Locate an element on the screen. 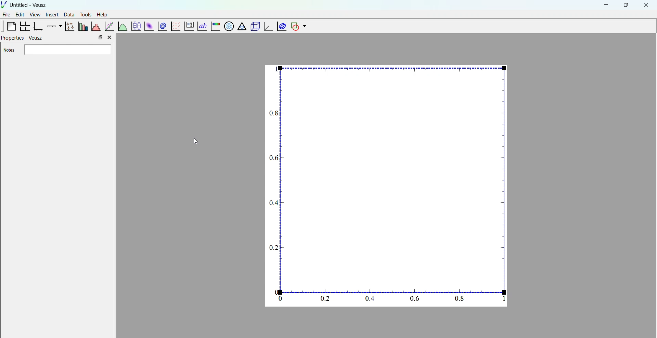 This screenshot has width=657, height=338. 0.6 is located at coordinates (272, 158).